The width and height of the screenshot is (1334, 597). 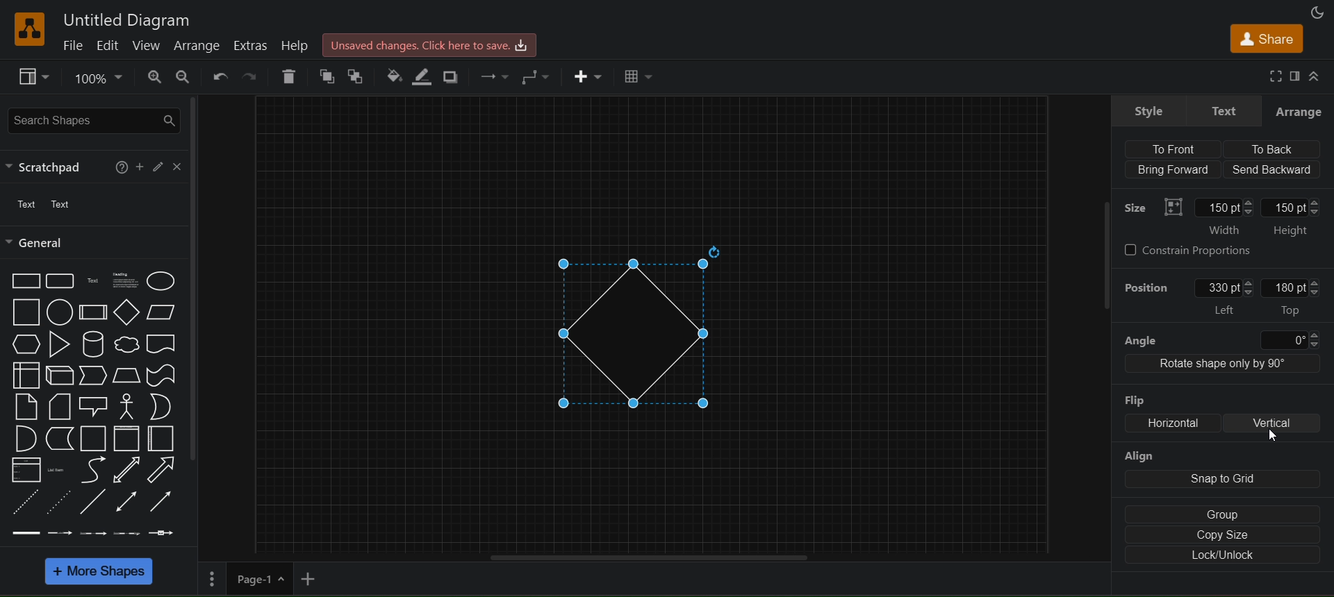 I want to click on process, so click(x=92, y=312).